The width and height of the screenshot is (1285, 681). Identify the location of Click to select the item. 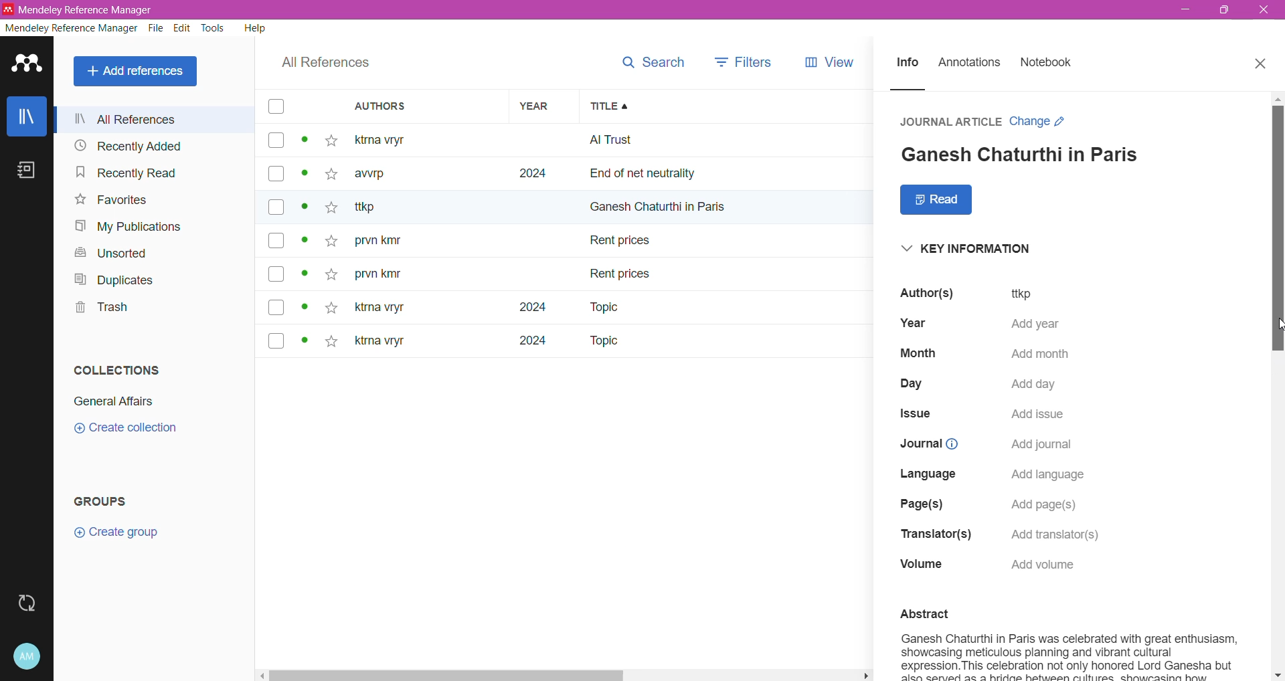
(276, 226).